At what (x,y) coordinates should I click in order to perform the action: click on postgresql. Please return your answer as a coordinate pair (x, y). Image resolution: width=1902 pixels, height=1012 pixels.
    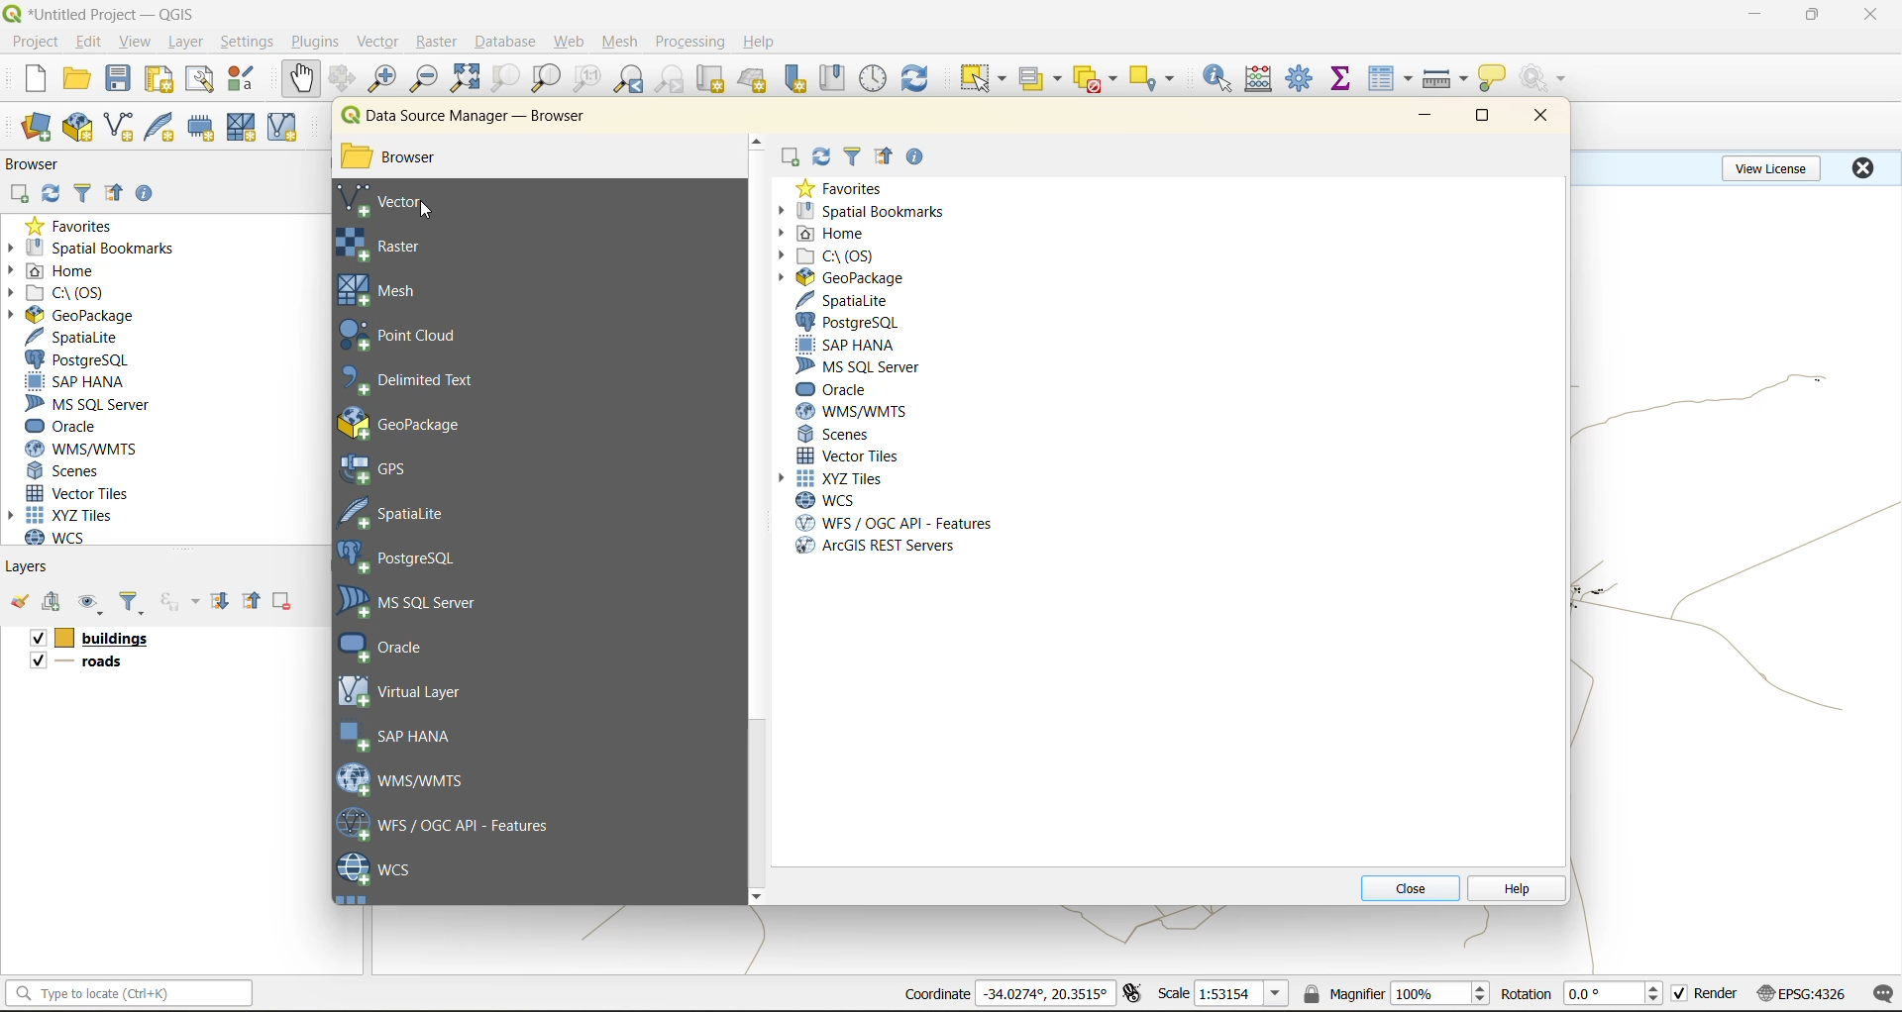
    Looking at the image, I should click on (408, 559).